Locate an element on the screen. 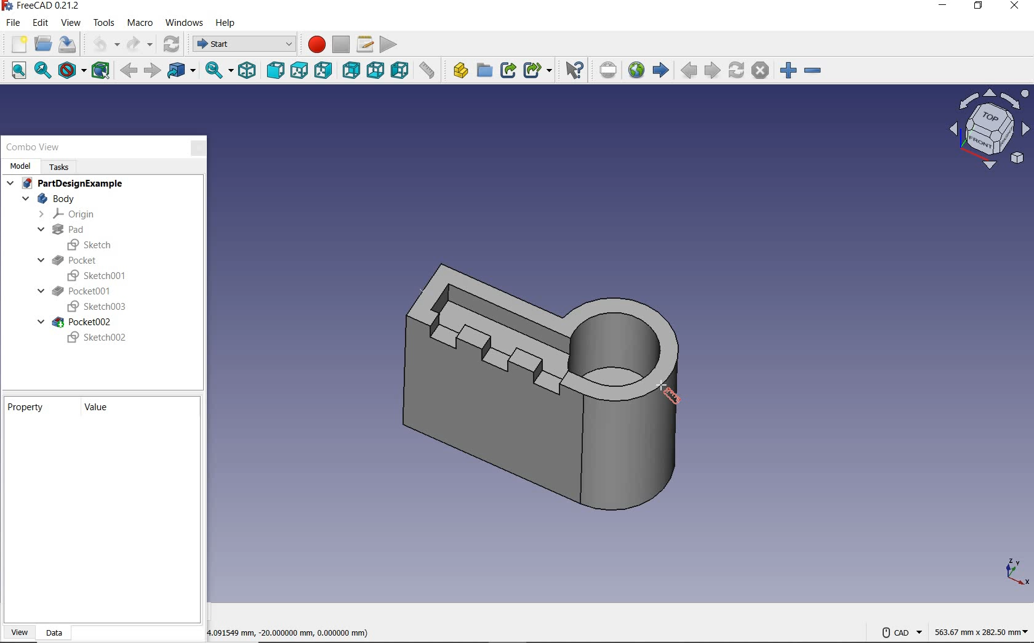 The height and width of the screenshot is (643, 1034). Distance tool at point B is located at coordinates (670, 395).